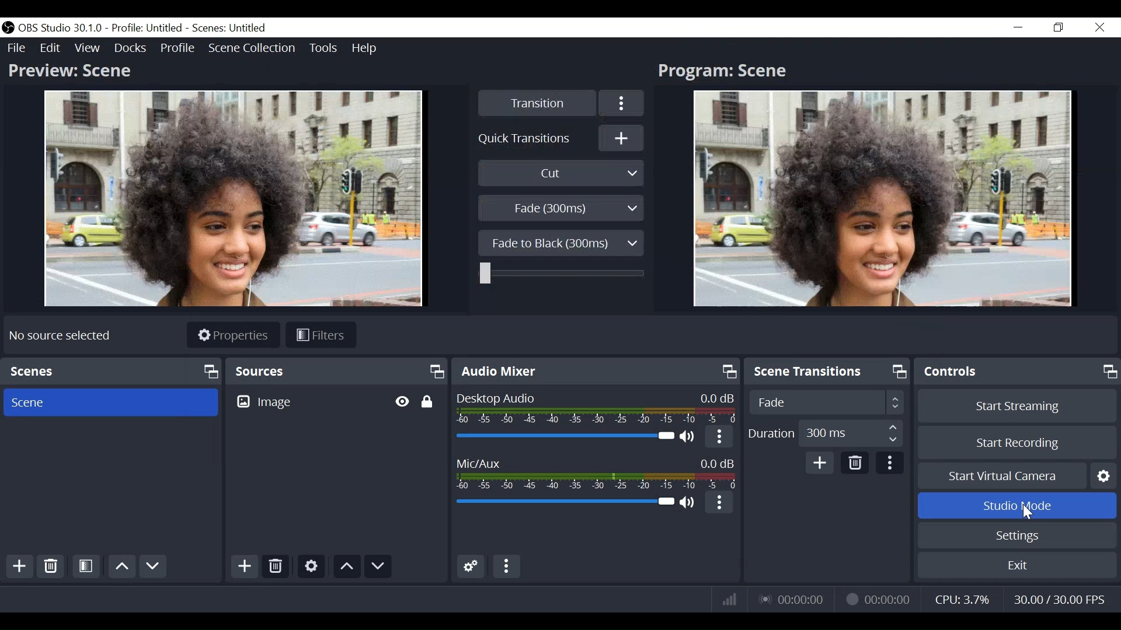 The image size is (1121, 630). I want to click on Toggle Hide/Display, so click(402, 401).